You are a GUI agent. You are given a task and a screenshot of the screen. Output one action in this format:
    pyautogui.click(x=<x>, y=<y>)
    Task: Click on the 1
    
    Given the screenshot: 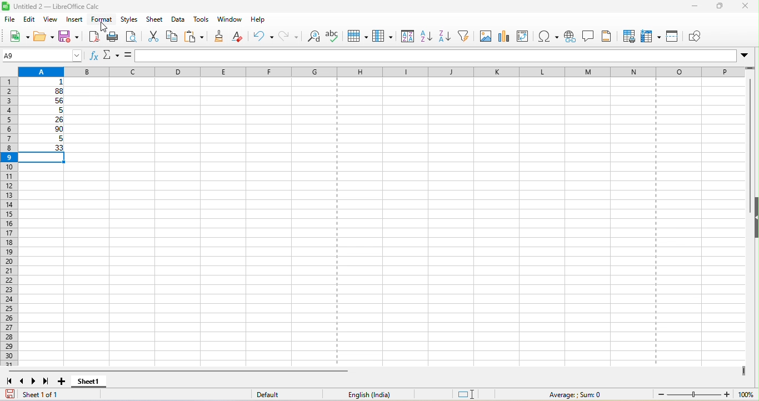 What is the action you would take?
    pyautogui.click(x=46, y=82)
    